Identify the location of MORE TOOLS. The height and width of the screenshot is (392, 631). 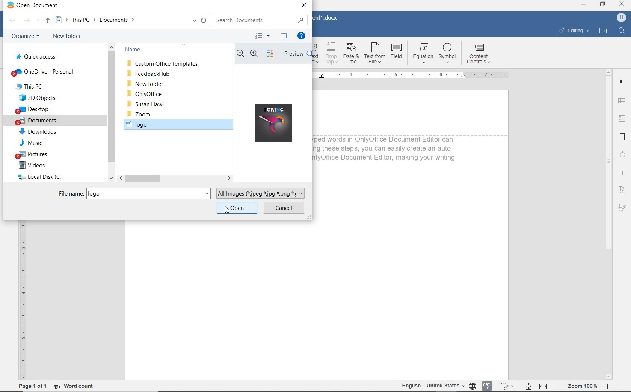
(271, 53).